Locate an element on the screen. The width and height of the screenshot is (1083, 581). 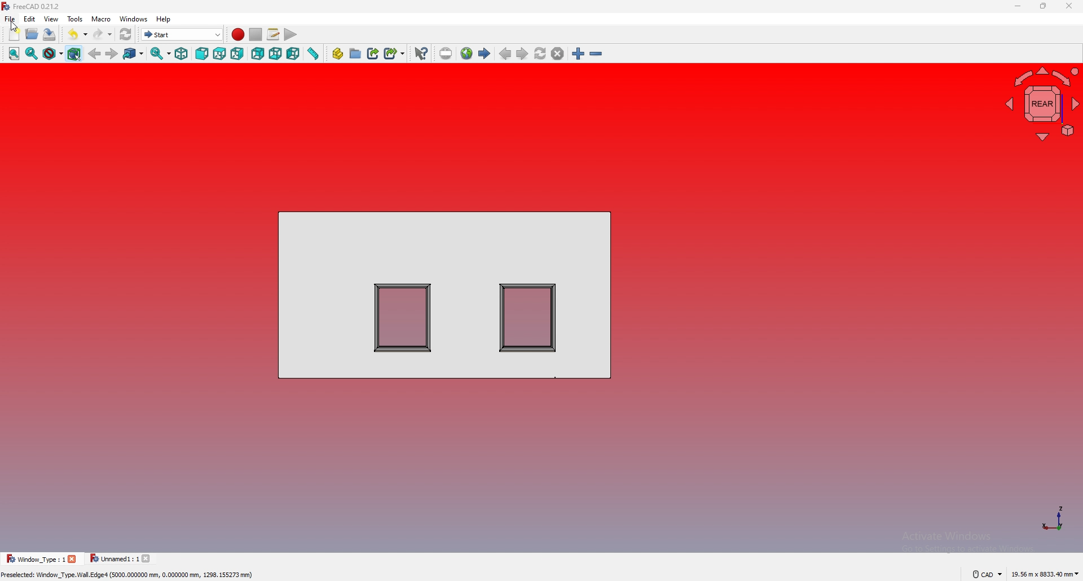
stop macros is located at coordinates (256, 34).